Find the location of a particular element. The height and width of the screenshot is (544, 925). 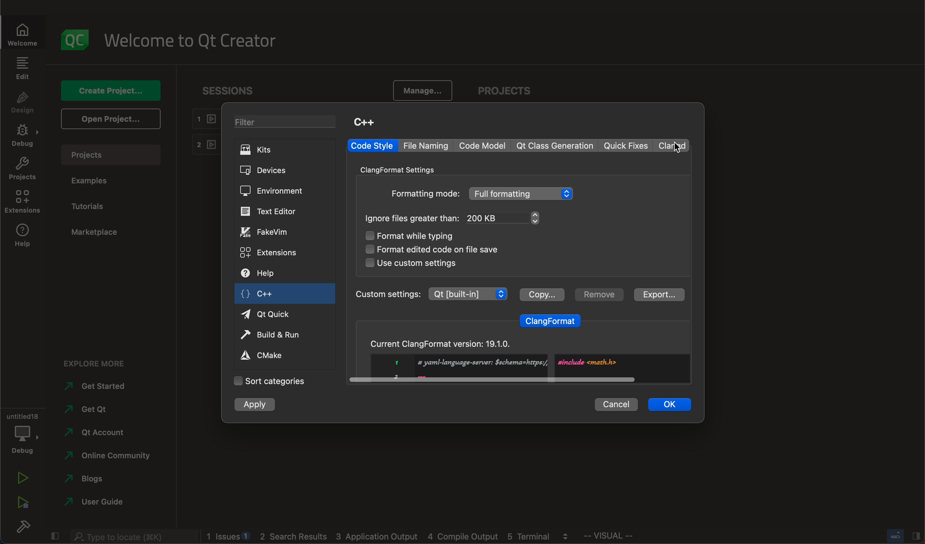

debug is located at coordinates (24, 435).